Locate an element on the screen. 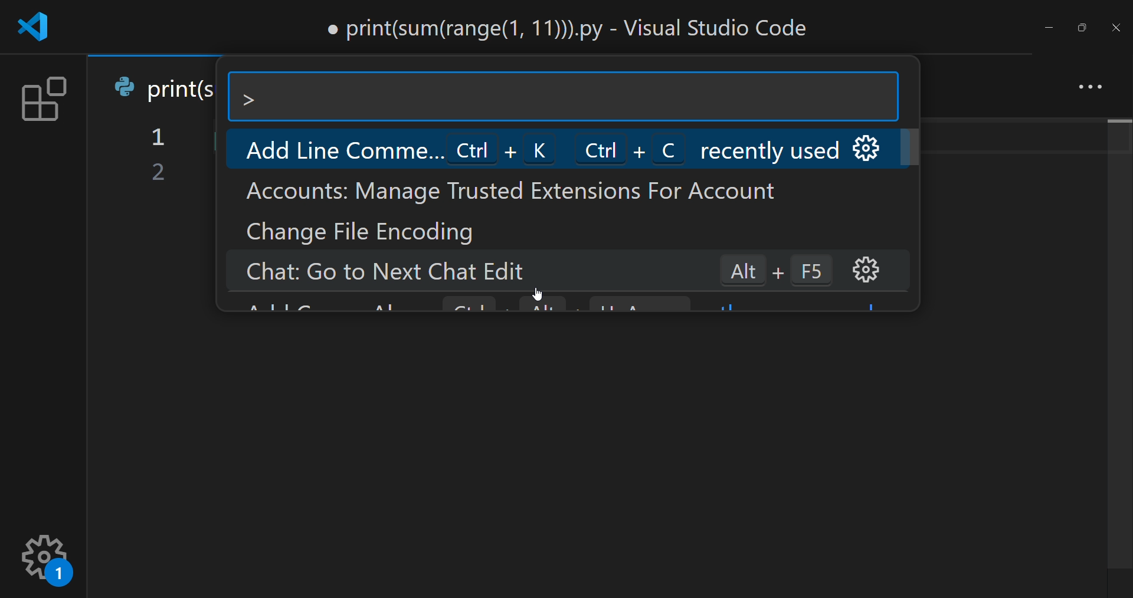 Image resolution: width=1133 pixels, height=598 pixels. print(s is located at coordinates (166, 86).